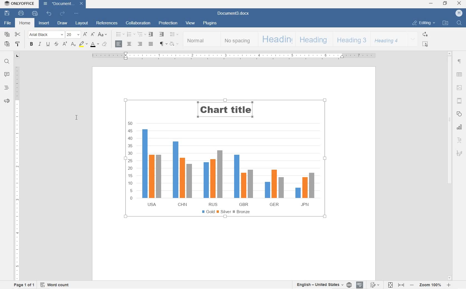  I want to click on CUT, so click(18, 34).